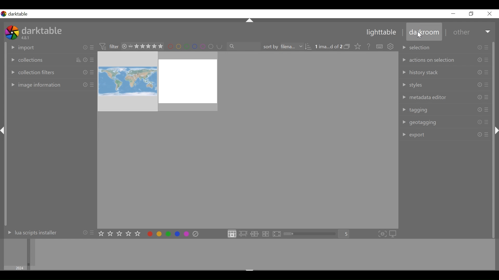  Describe the element at coordinates (42, 30) in the screenshot. I see `darktable` at that location.